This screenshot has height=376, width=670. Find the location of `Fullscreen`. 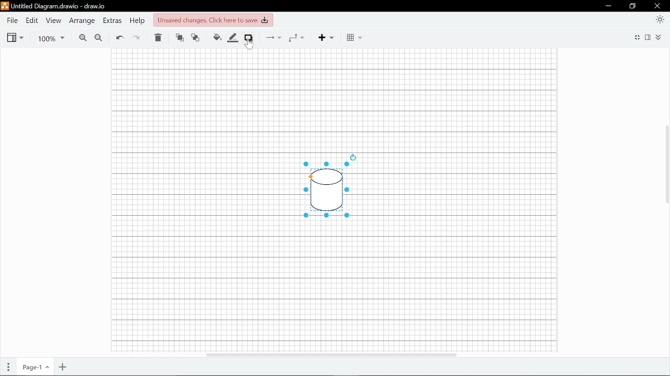

Fullscreen is located at coordinates (638, 37).